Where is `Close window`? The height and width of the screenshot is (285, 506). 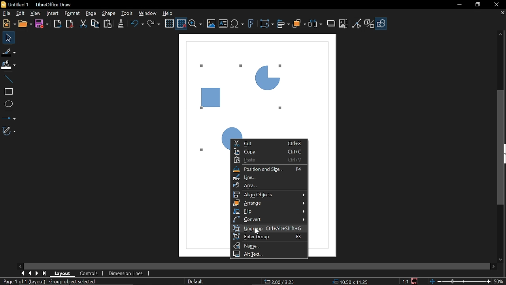
Close window is located at coordinates (497, 5).